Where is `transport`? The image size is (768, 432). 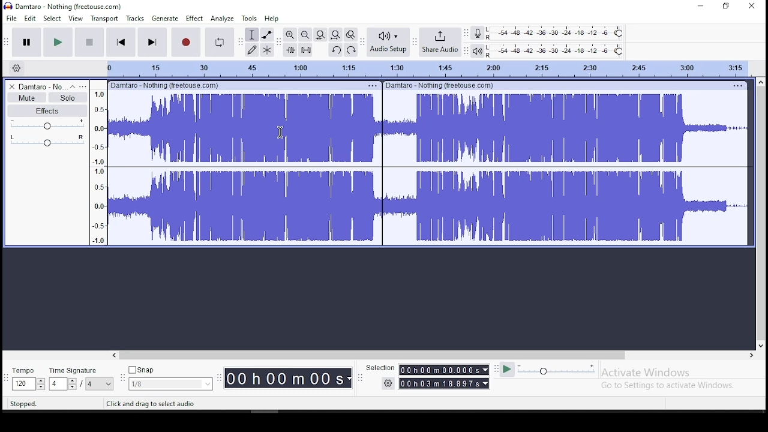
transport is located at coordinates (104, 18).